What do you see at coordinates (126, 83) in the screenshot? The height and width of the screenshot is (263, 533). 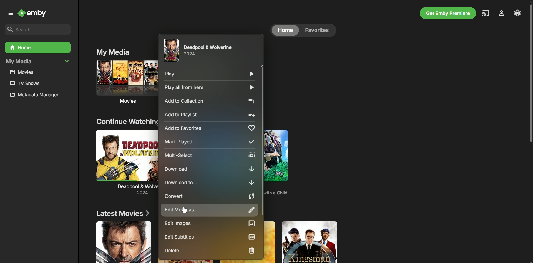 I see `Movies` at bounding box center [126, 83].